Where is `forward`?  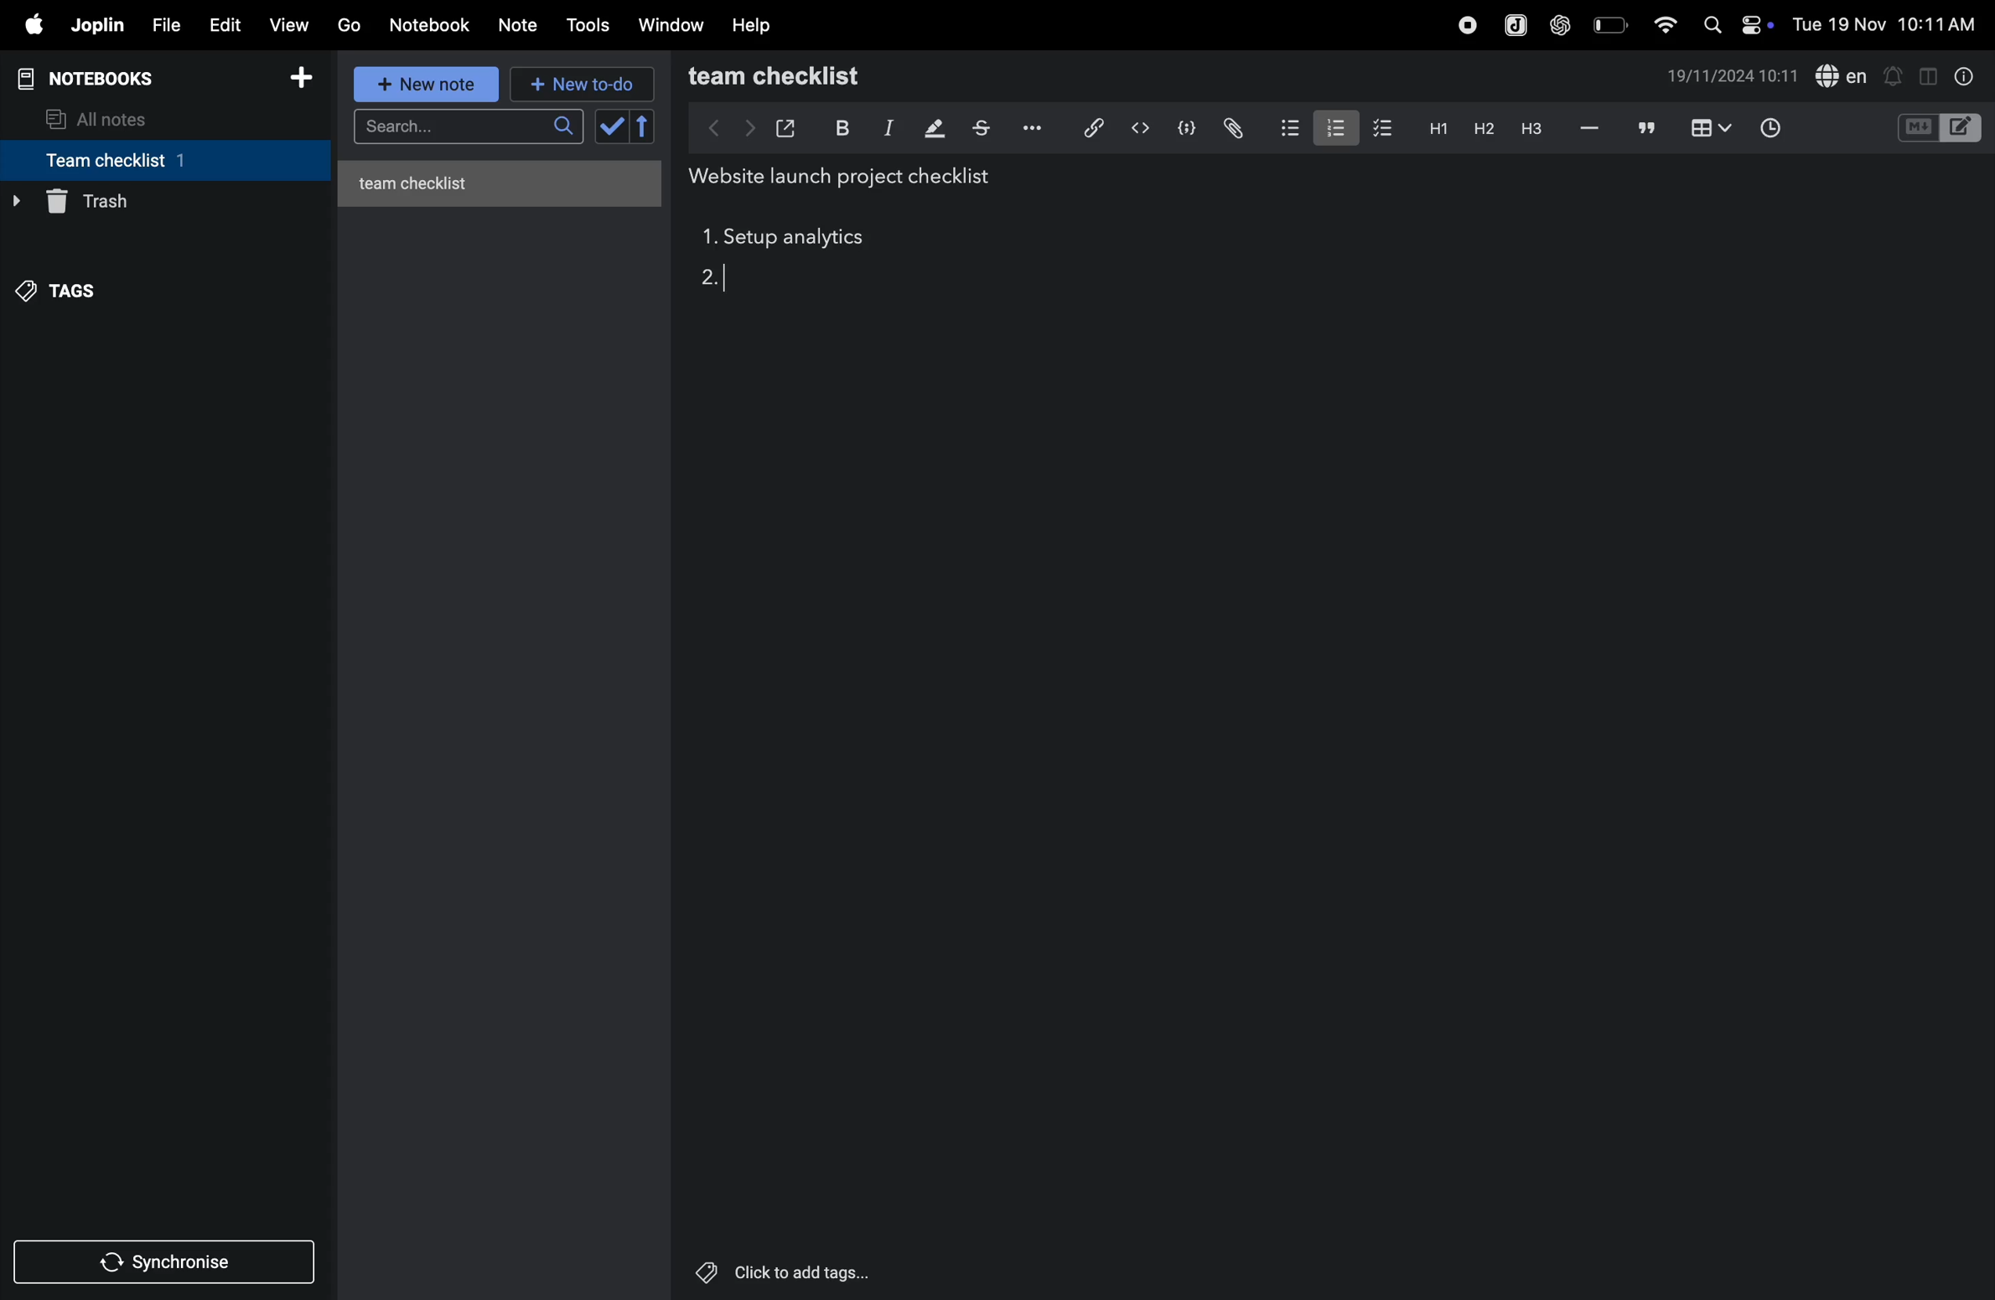
forward is located at coordinates (745, 127).